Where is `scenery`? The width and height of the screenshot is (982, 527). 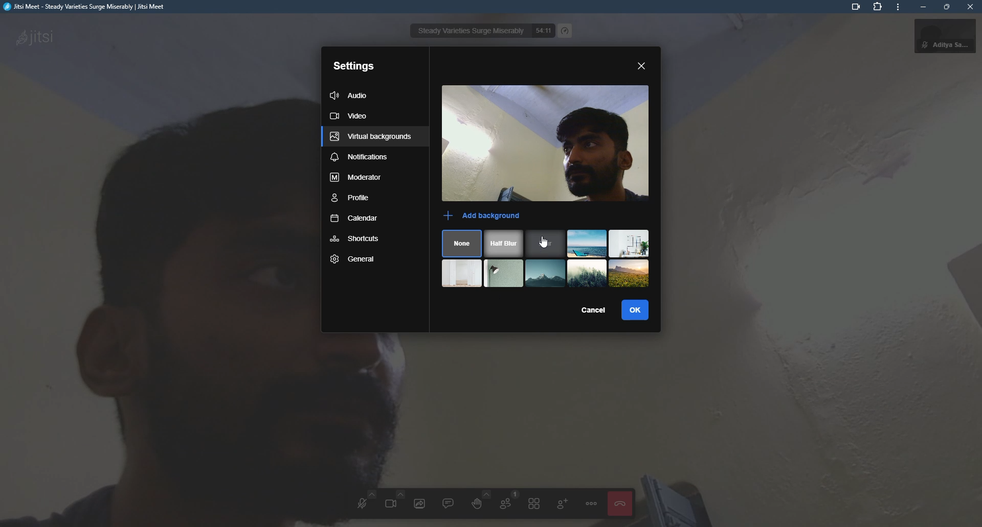
scenery is located at coordinates (587, 244).